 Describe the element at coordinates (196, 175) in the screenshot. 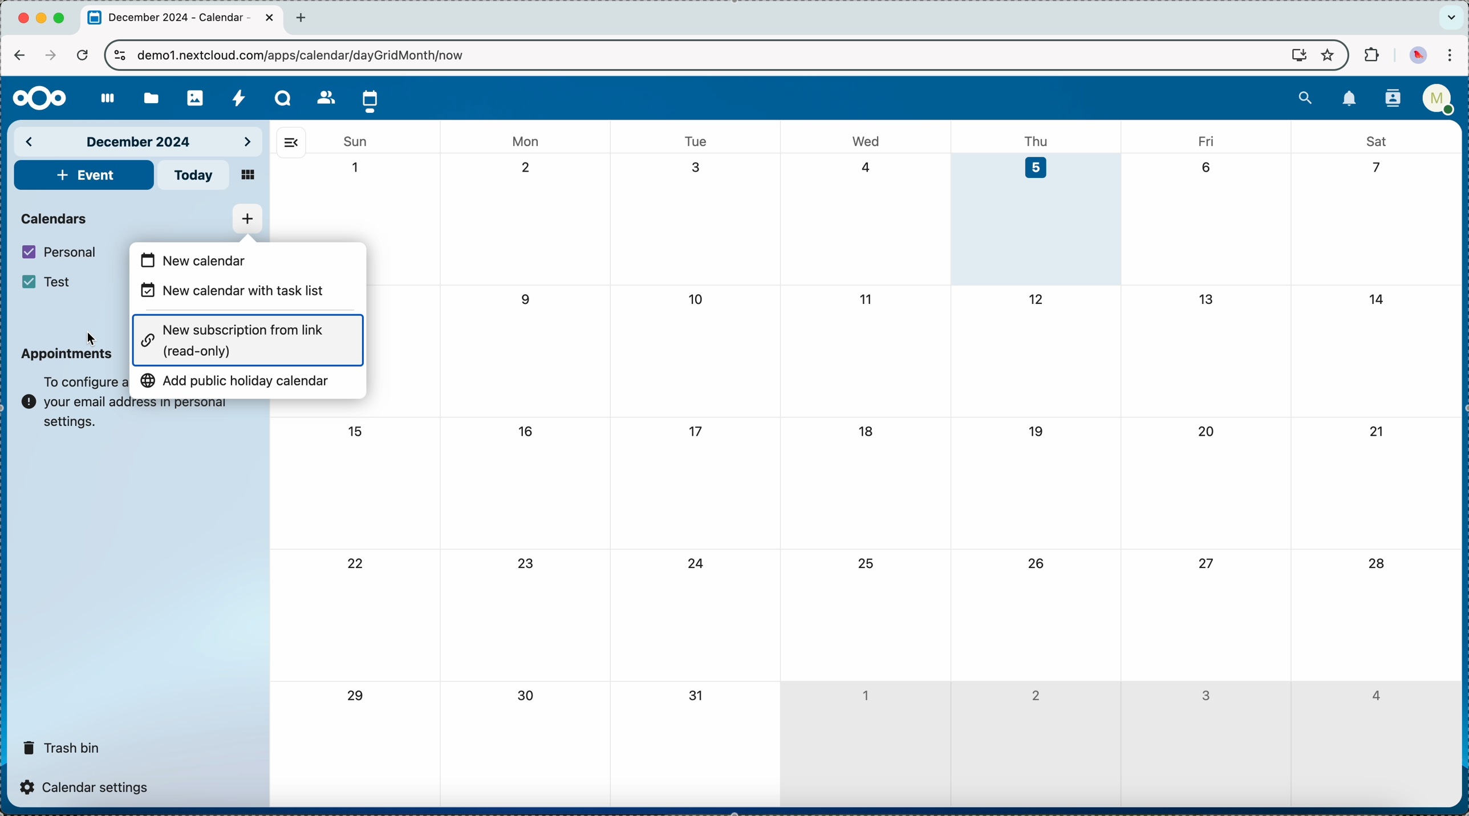

I see `today` at that location.